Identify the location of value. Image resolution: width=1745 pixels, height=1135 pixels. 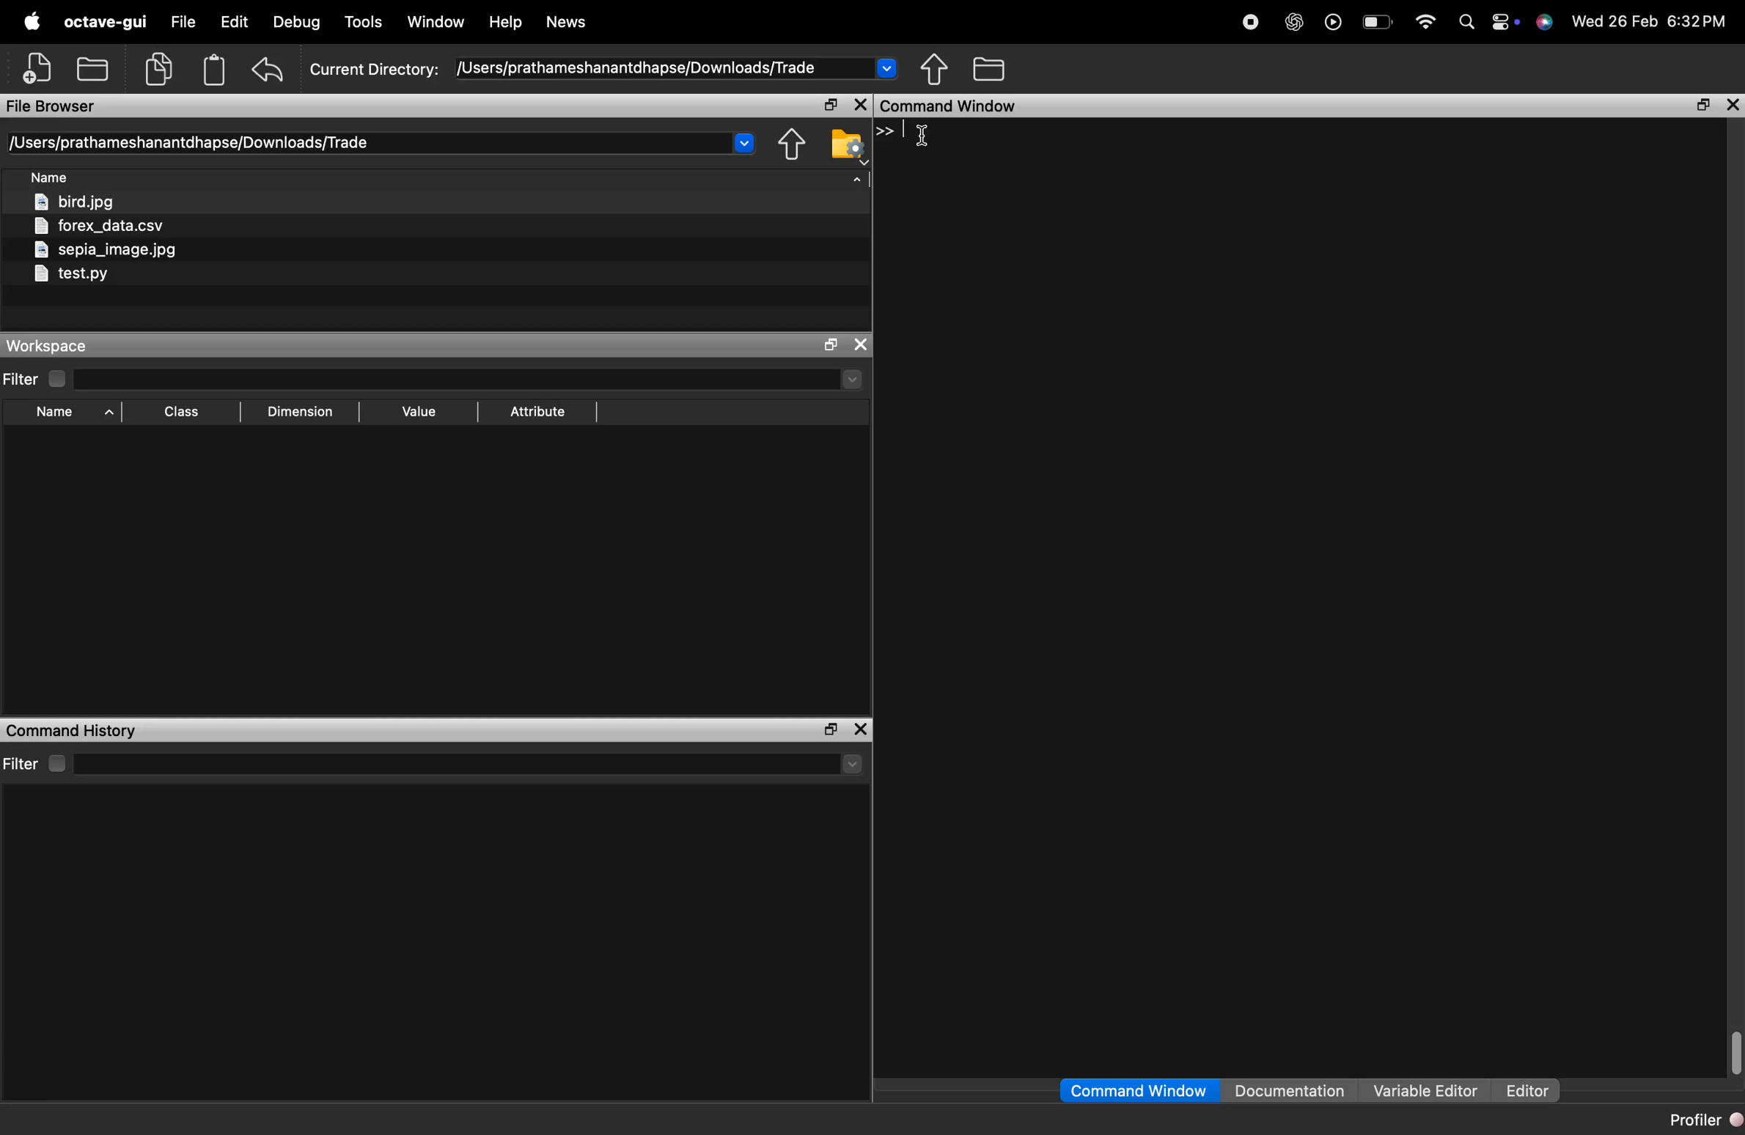
(423, 411).